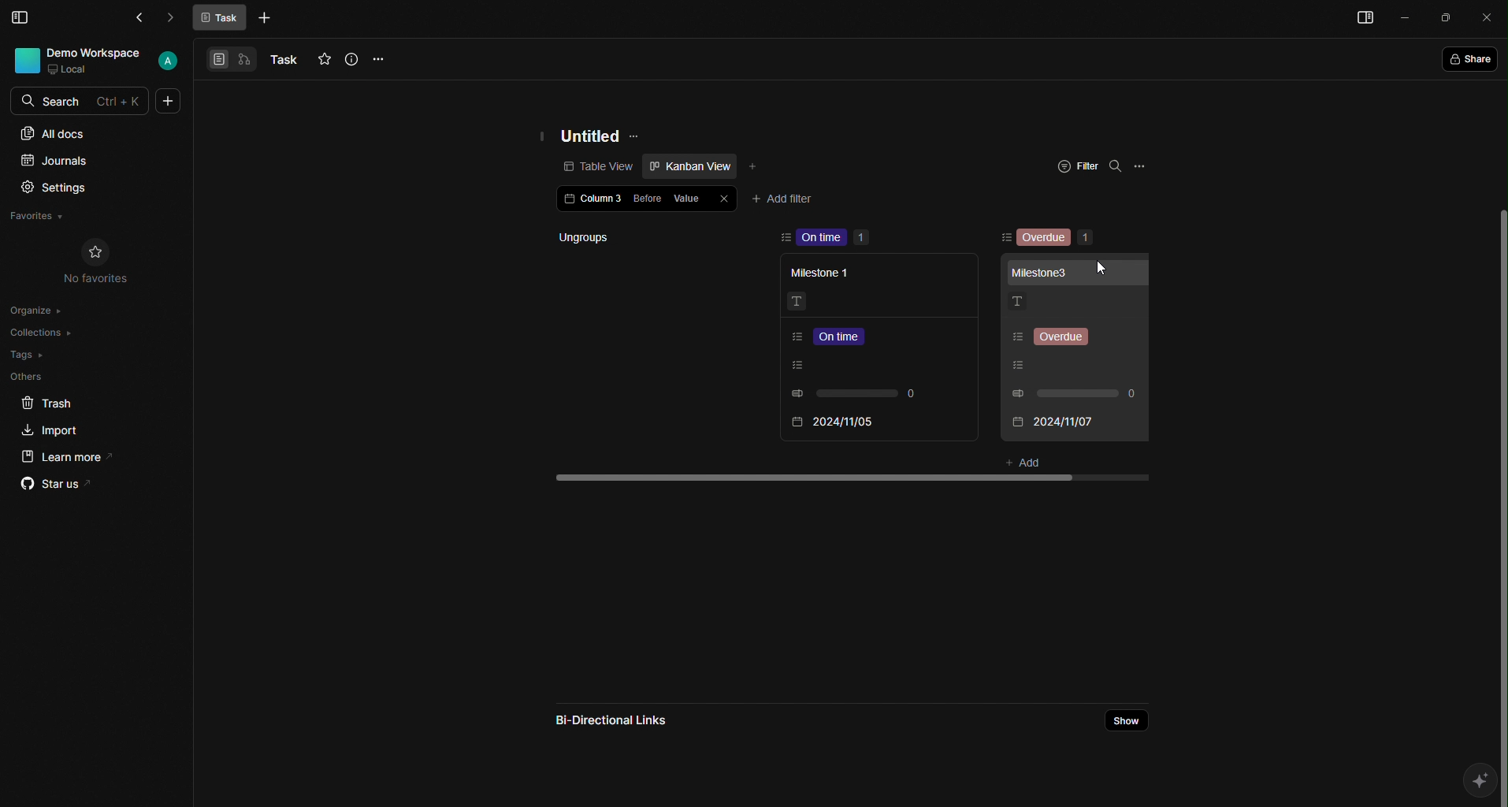 Image resolution: width=1508 pixels, height=807 pixels. Describe the element at coordinates (1122, 720) in the screenshot. I see `Share` at that location.